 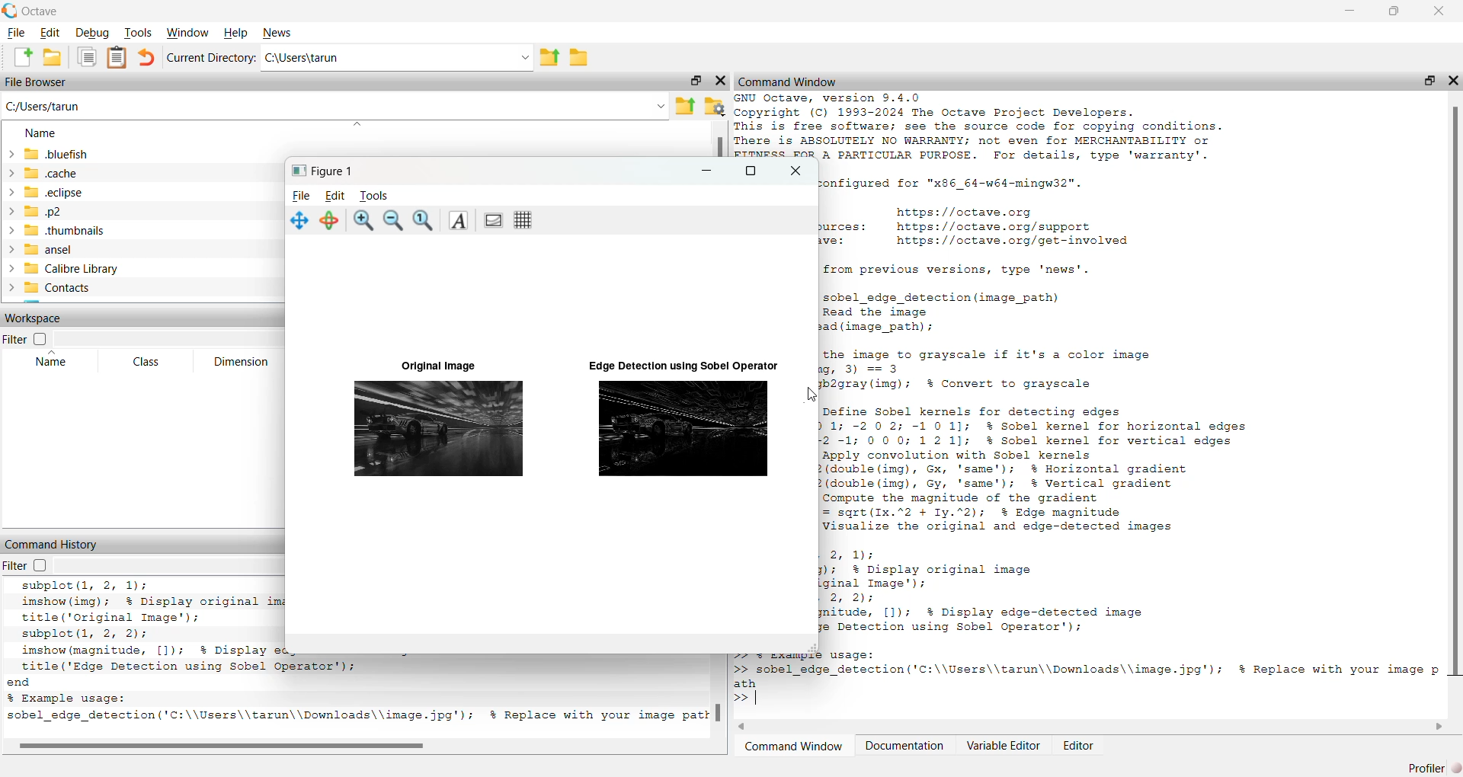 I want to click on profiler, so click(x=1427, y=763).